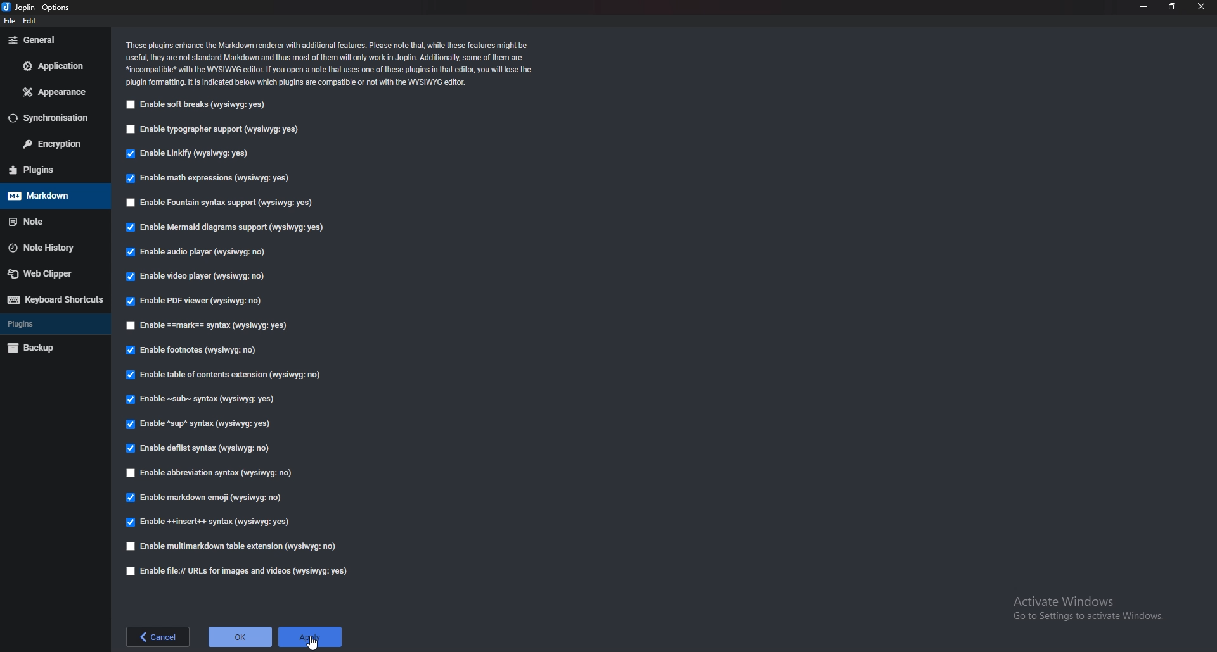 This screenshot has width=1217, height=652. What do you see at coordinates (332, 62) in the screenshot?
I see `info` at bounding box center [332, 62].